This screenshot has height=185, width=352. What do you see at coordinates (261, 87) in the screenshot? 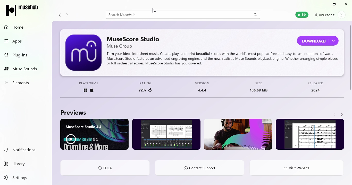
I see `Size` at bounding box center [261, 87].